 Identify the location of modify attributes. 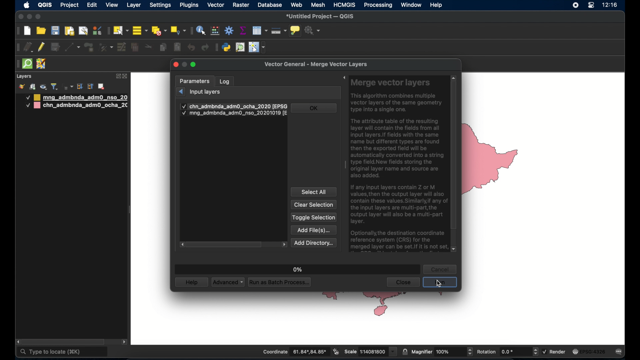
(122, 47).